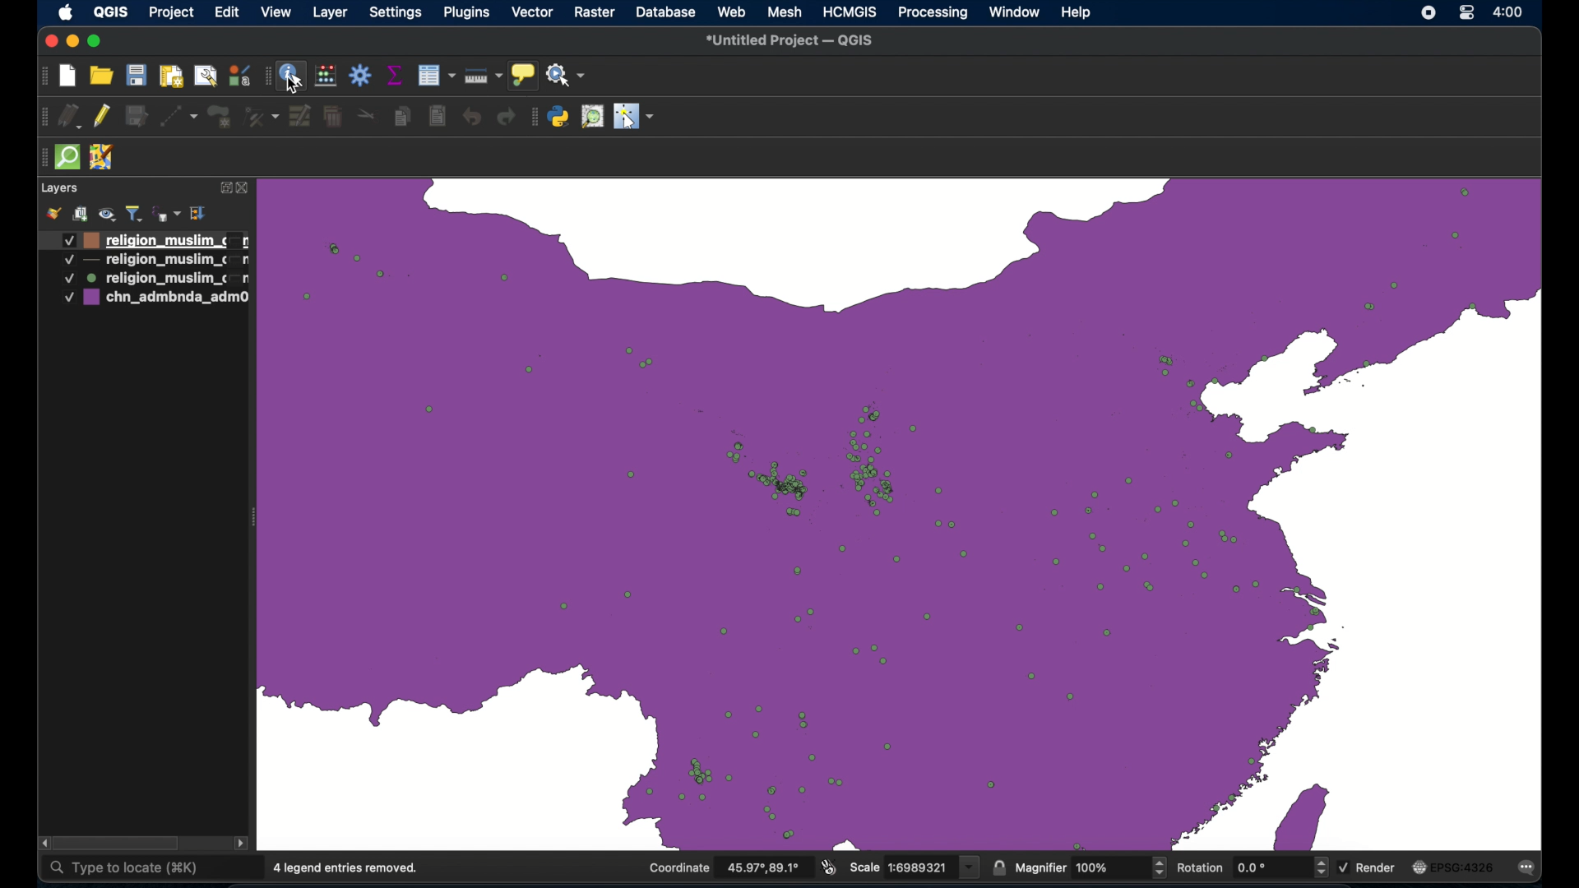 The height and width of the screenshot is (888, 1579). What do you see at coordinates (485, 76) in the screenshot?
I see `measure line` at bounding box center [485, 76].